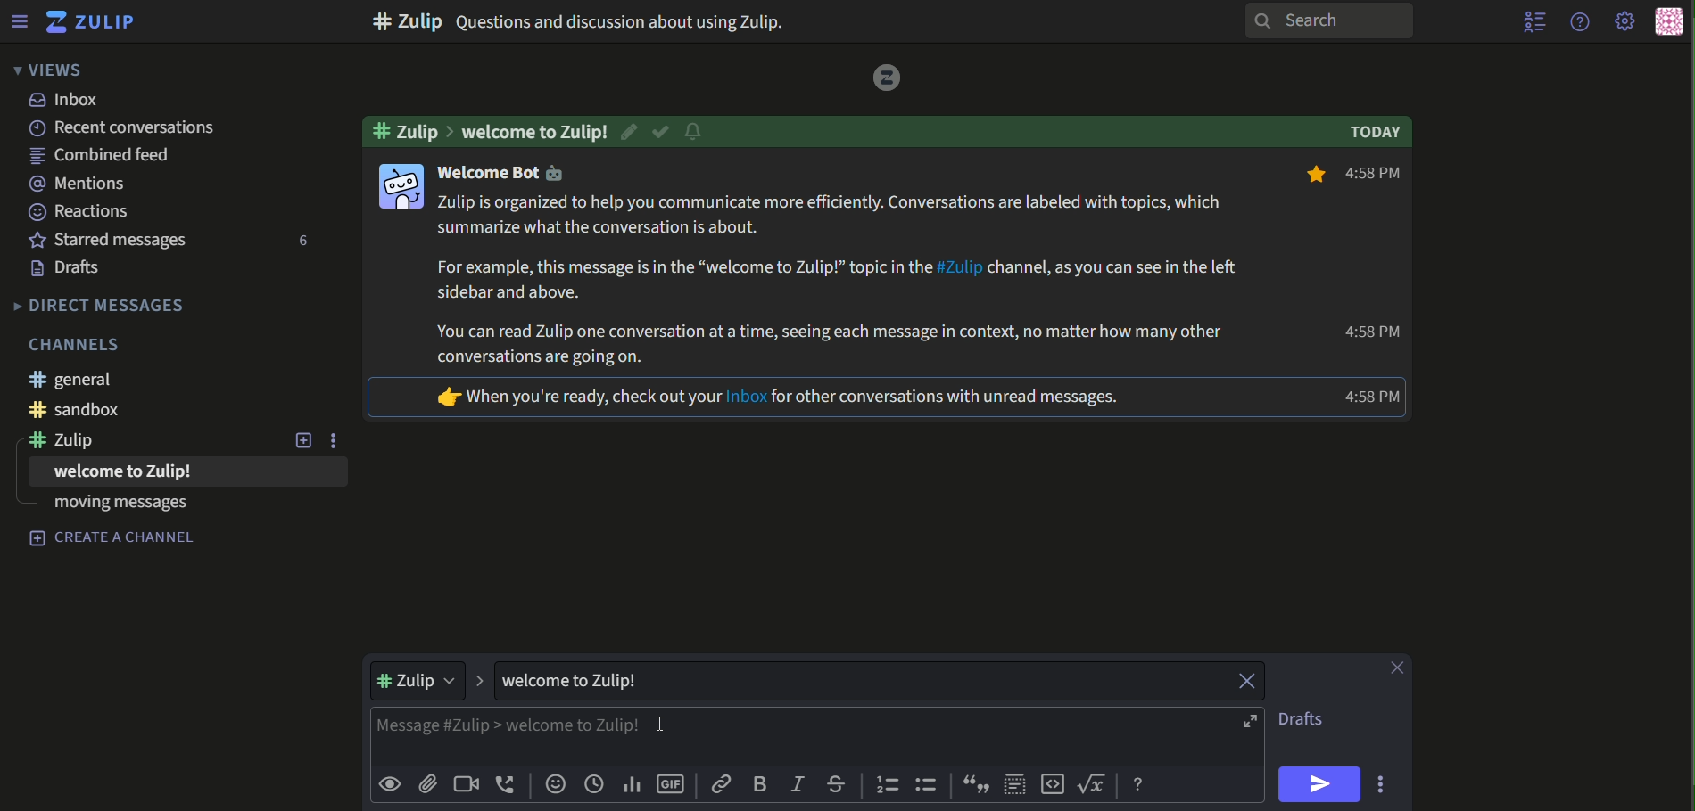  Describe the element at coordinates (1384, 783) in the screenshot. I see `options` at that location.